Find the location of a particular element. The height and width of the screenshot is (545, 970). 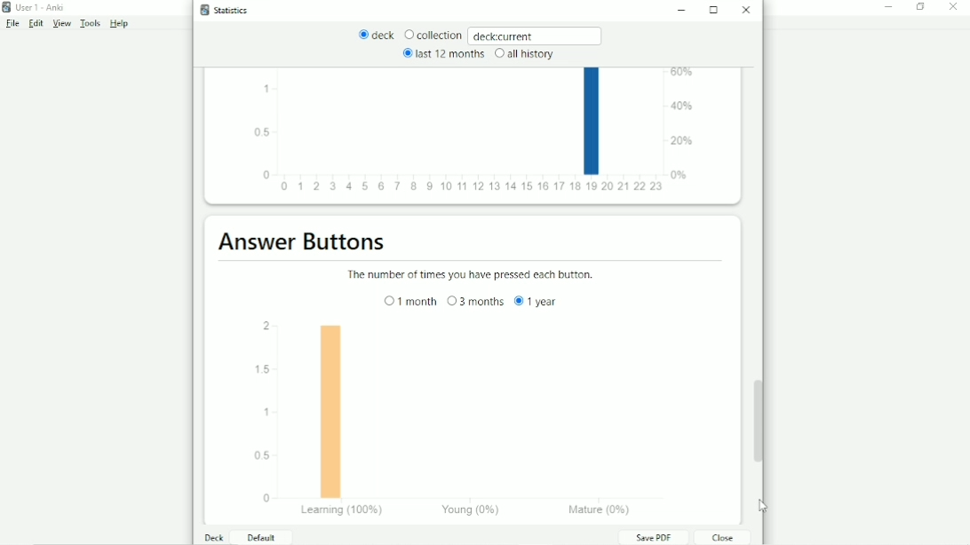

File is located at coordinates (12, 24).